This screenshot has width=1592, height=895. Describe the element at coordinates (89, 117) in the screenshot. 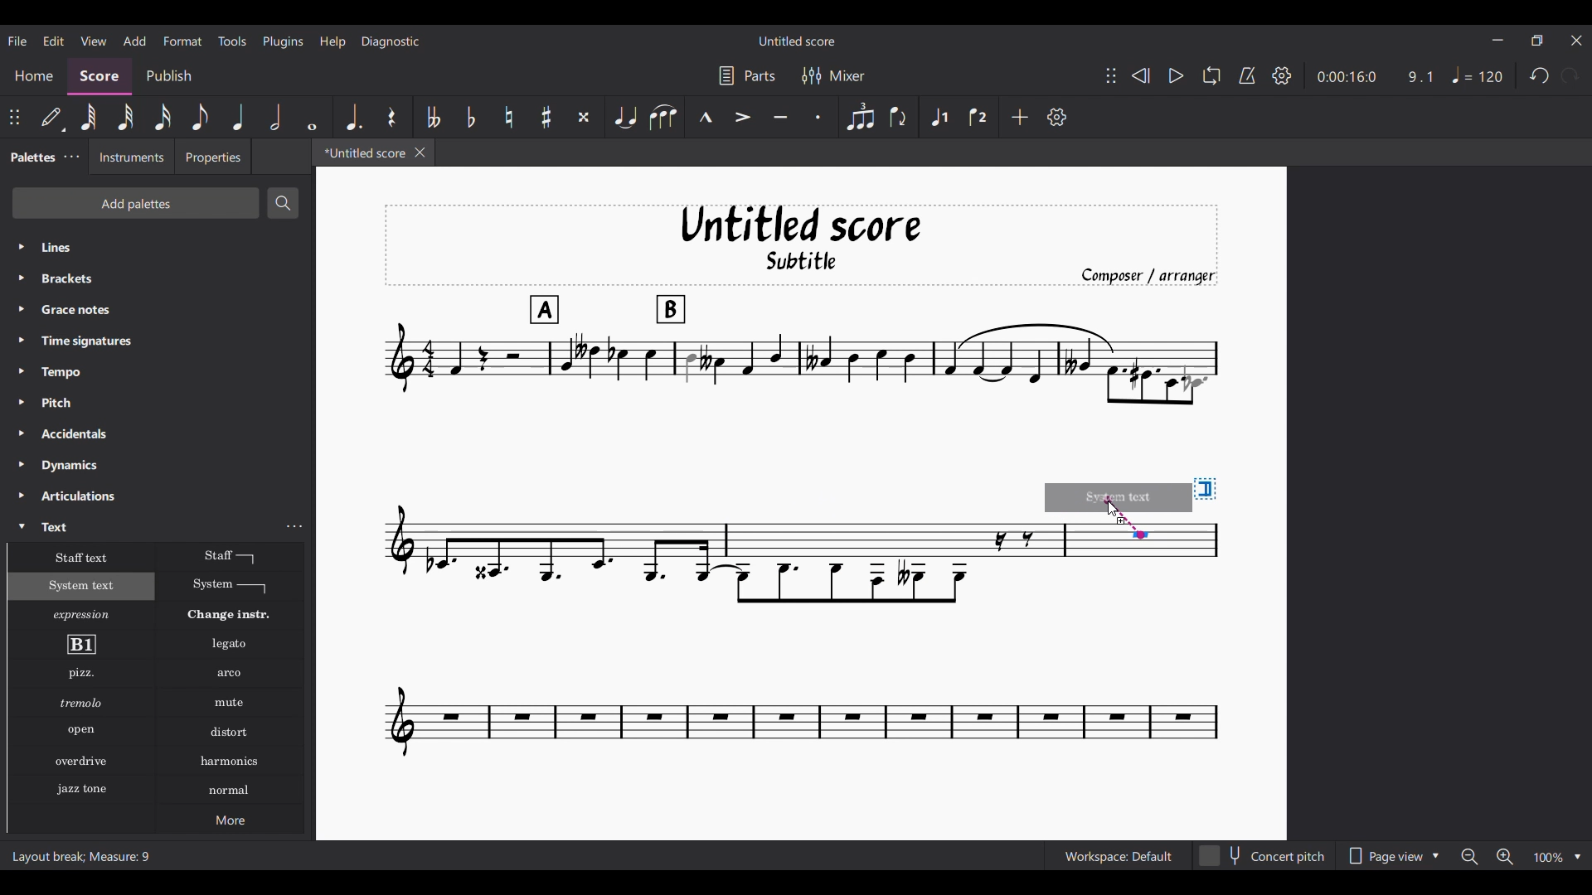

I see `64th note` at that location.